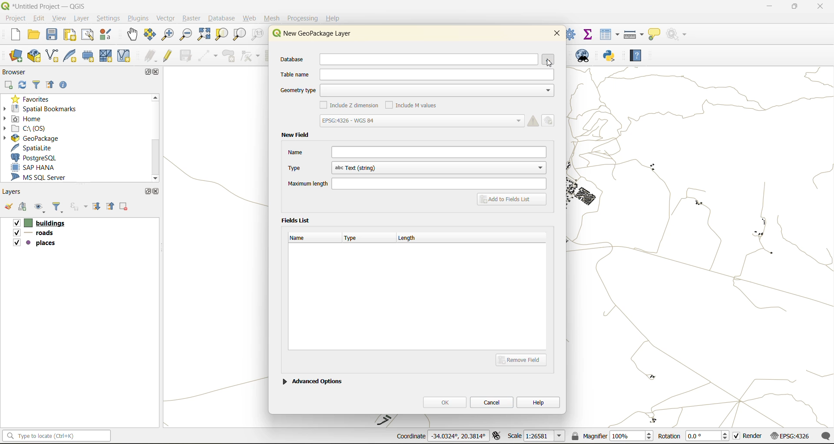 Image resolution: width=834 pixels, height=444 pixels. Describe the element at coordinates (23, 86) in the screenshot. I see `refresh` at that location.